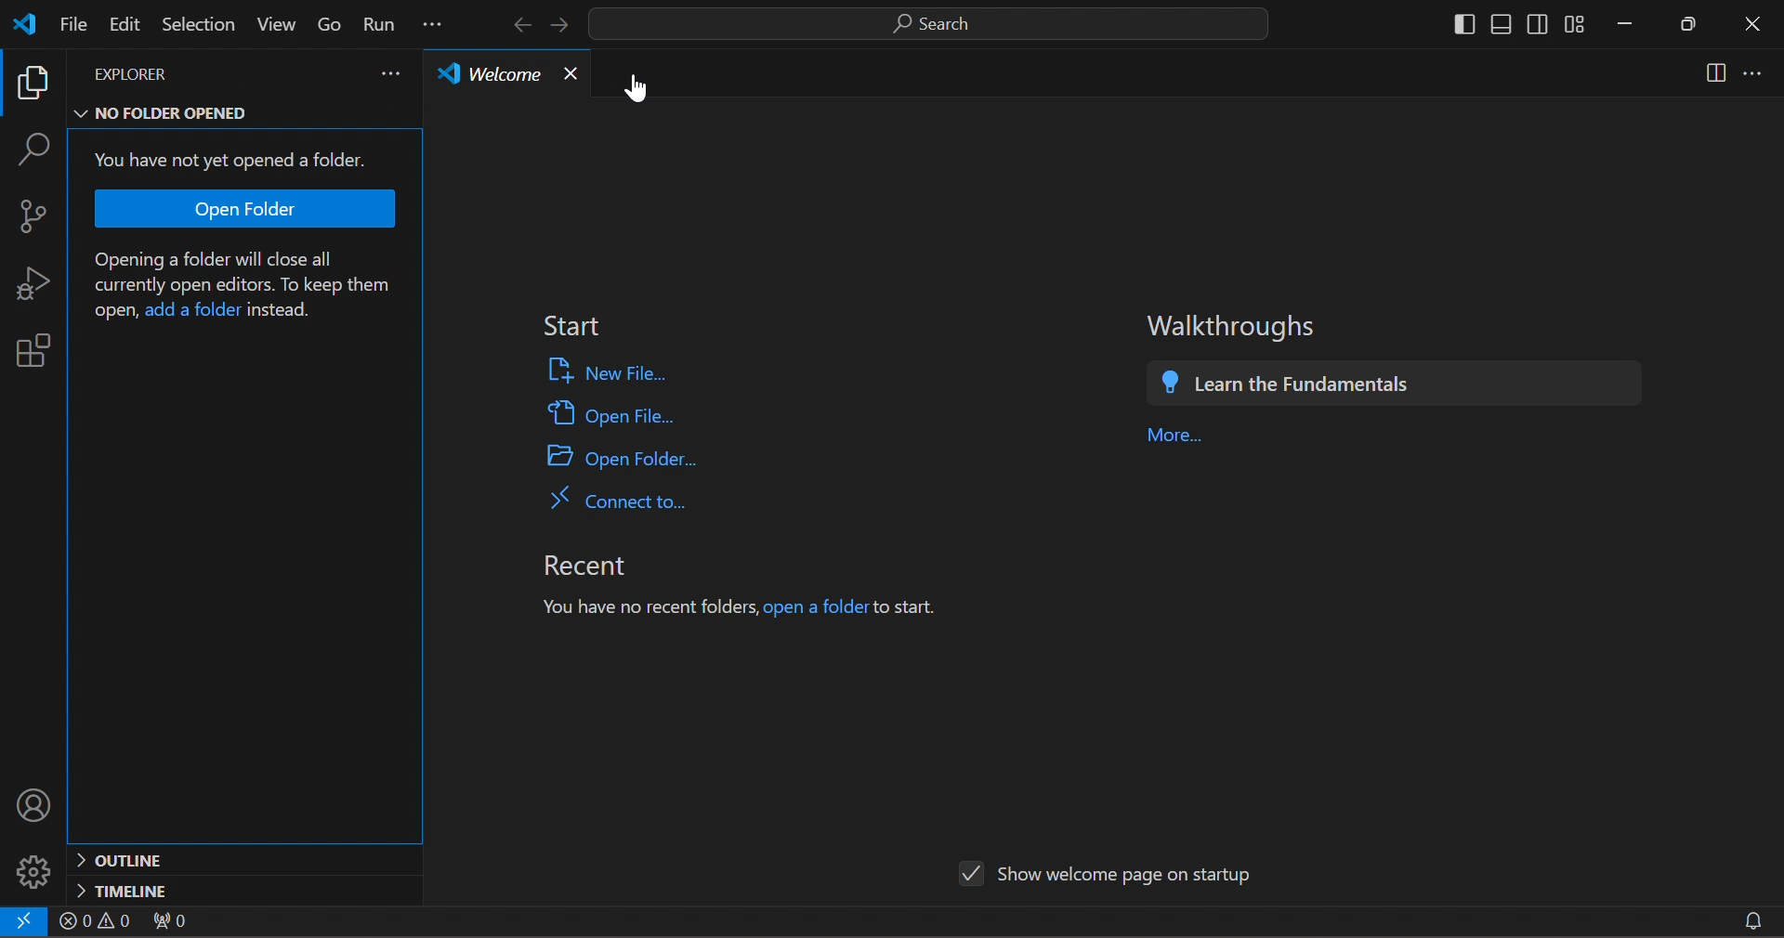  What do you see at coordinates (183, 111) in the screenshot?
I see `No folder opened` at bounding box center [183, 111].